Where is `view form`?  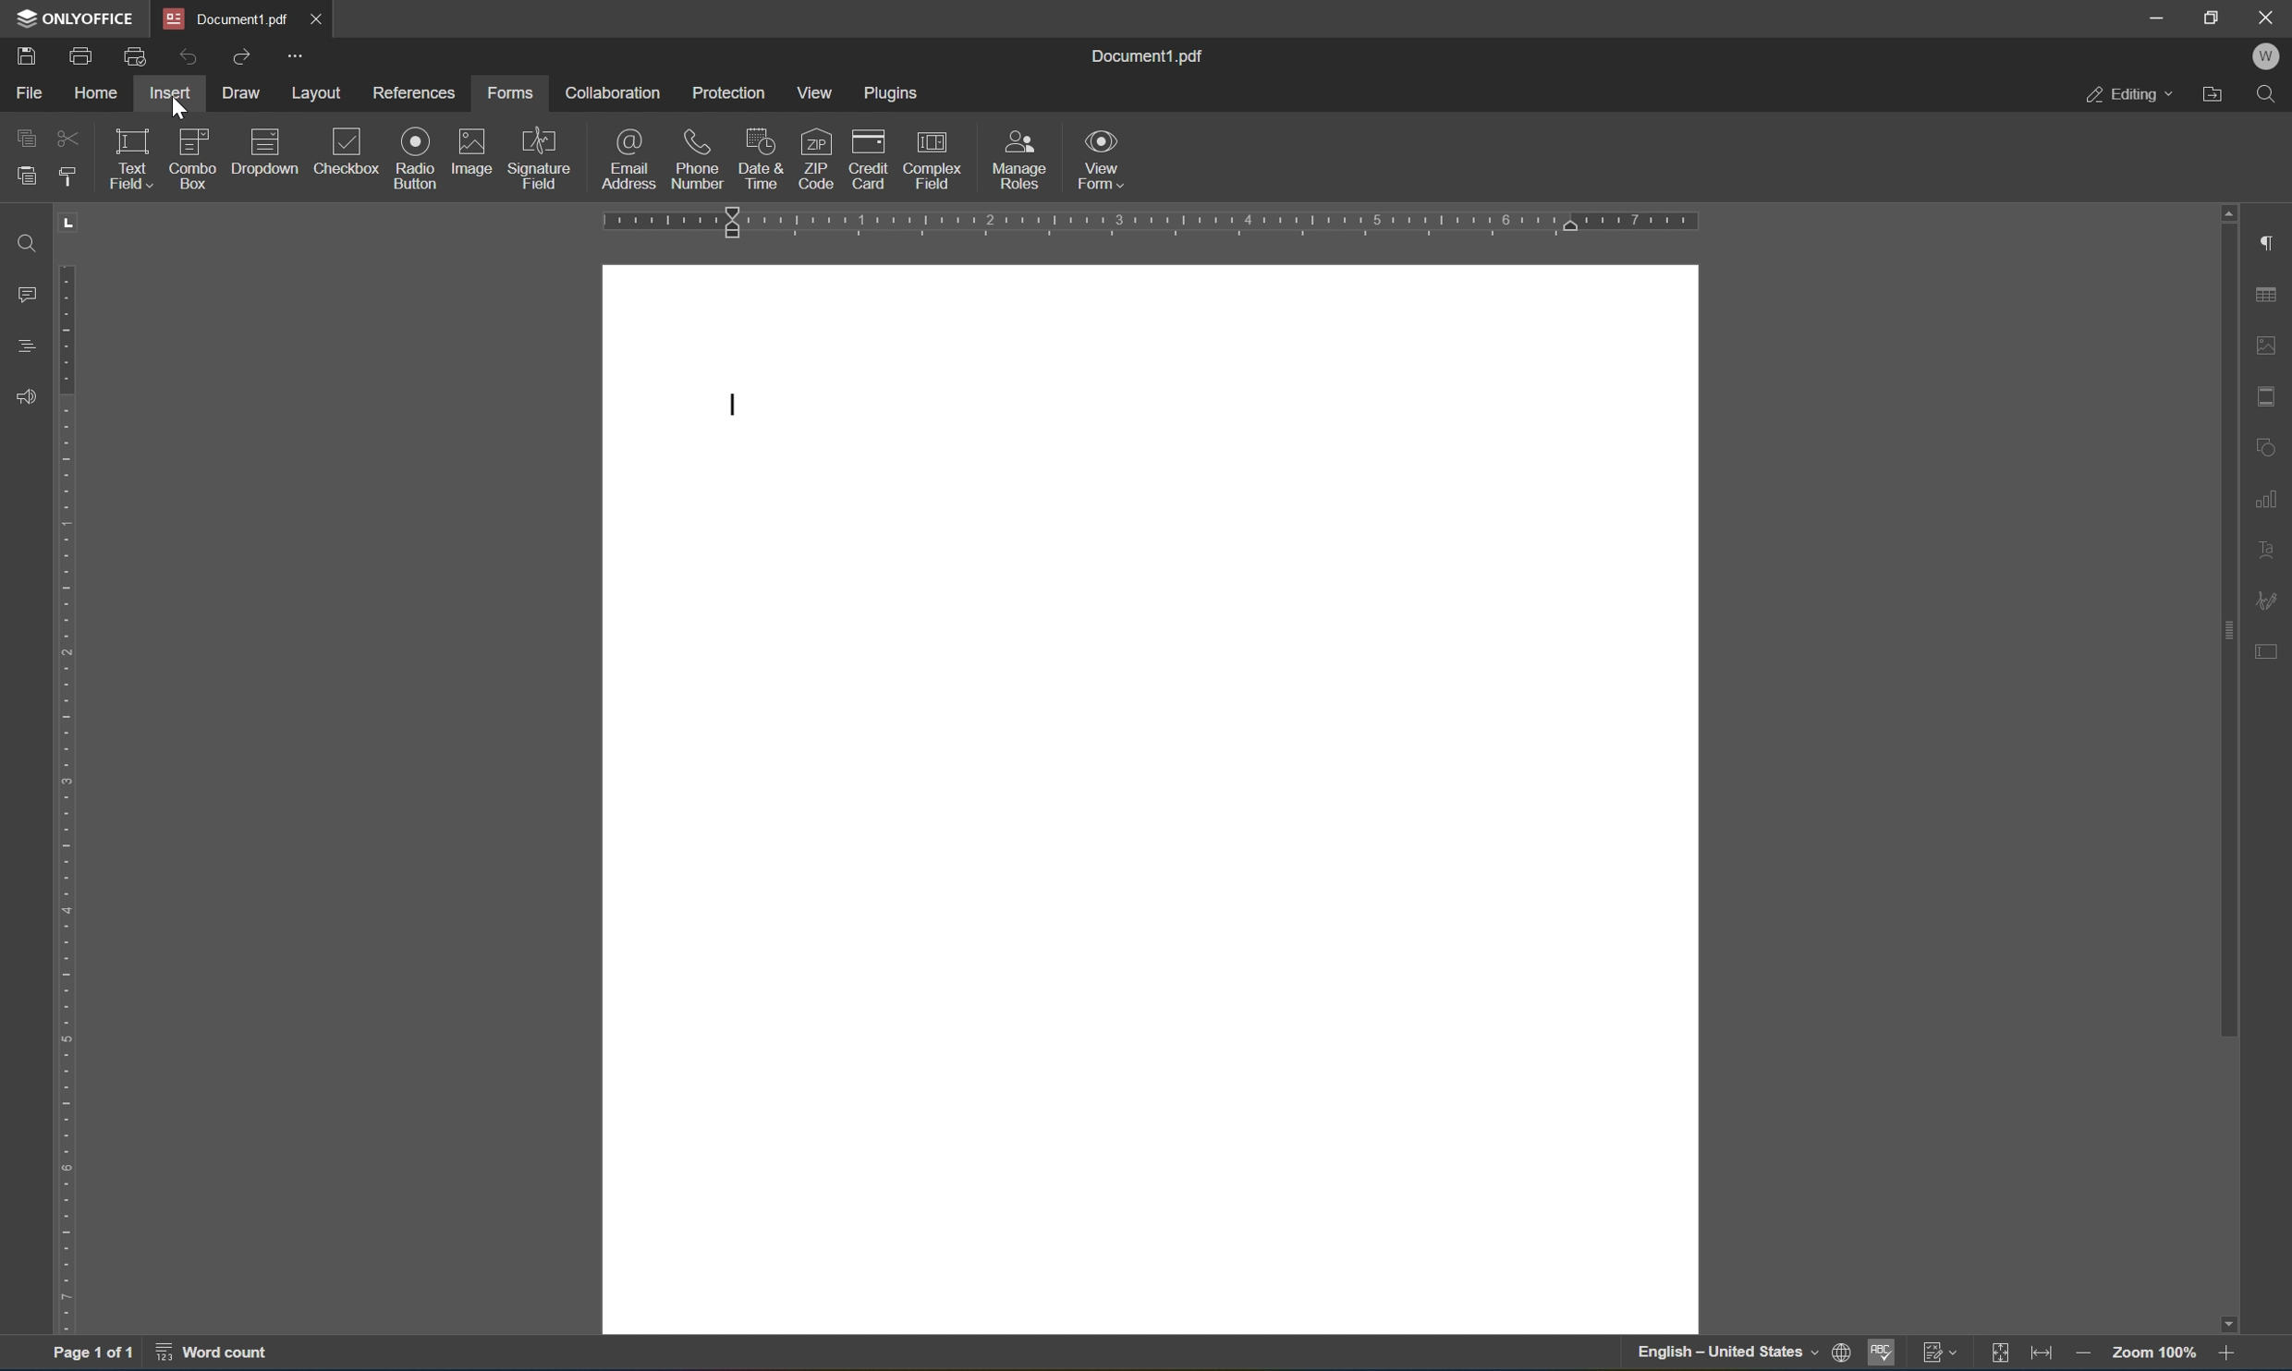 view form is located at coordinates (1103, 160).